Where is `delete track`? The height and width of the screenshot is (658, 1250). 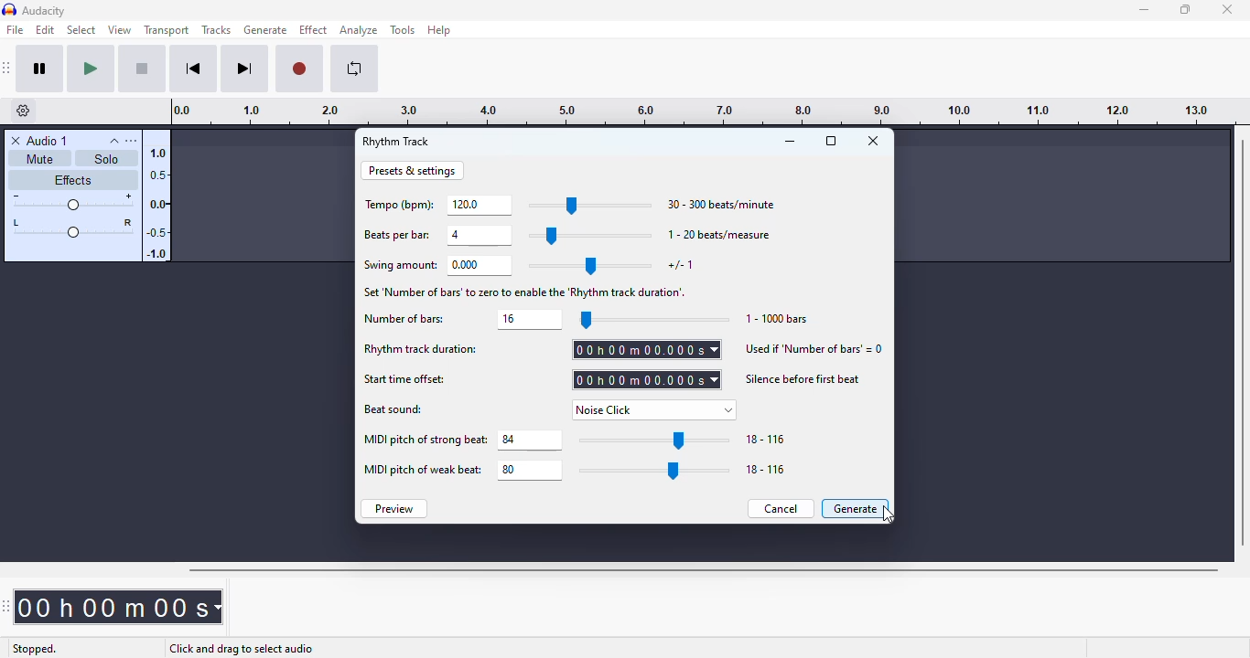
delete track is located at coordinates (16, 141).